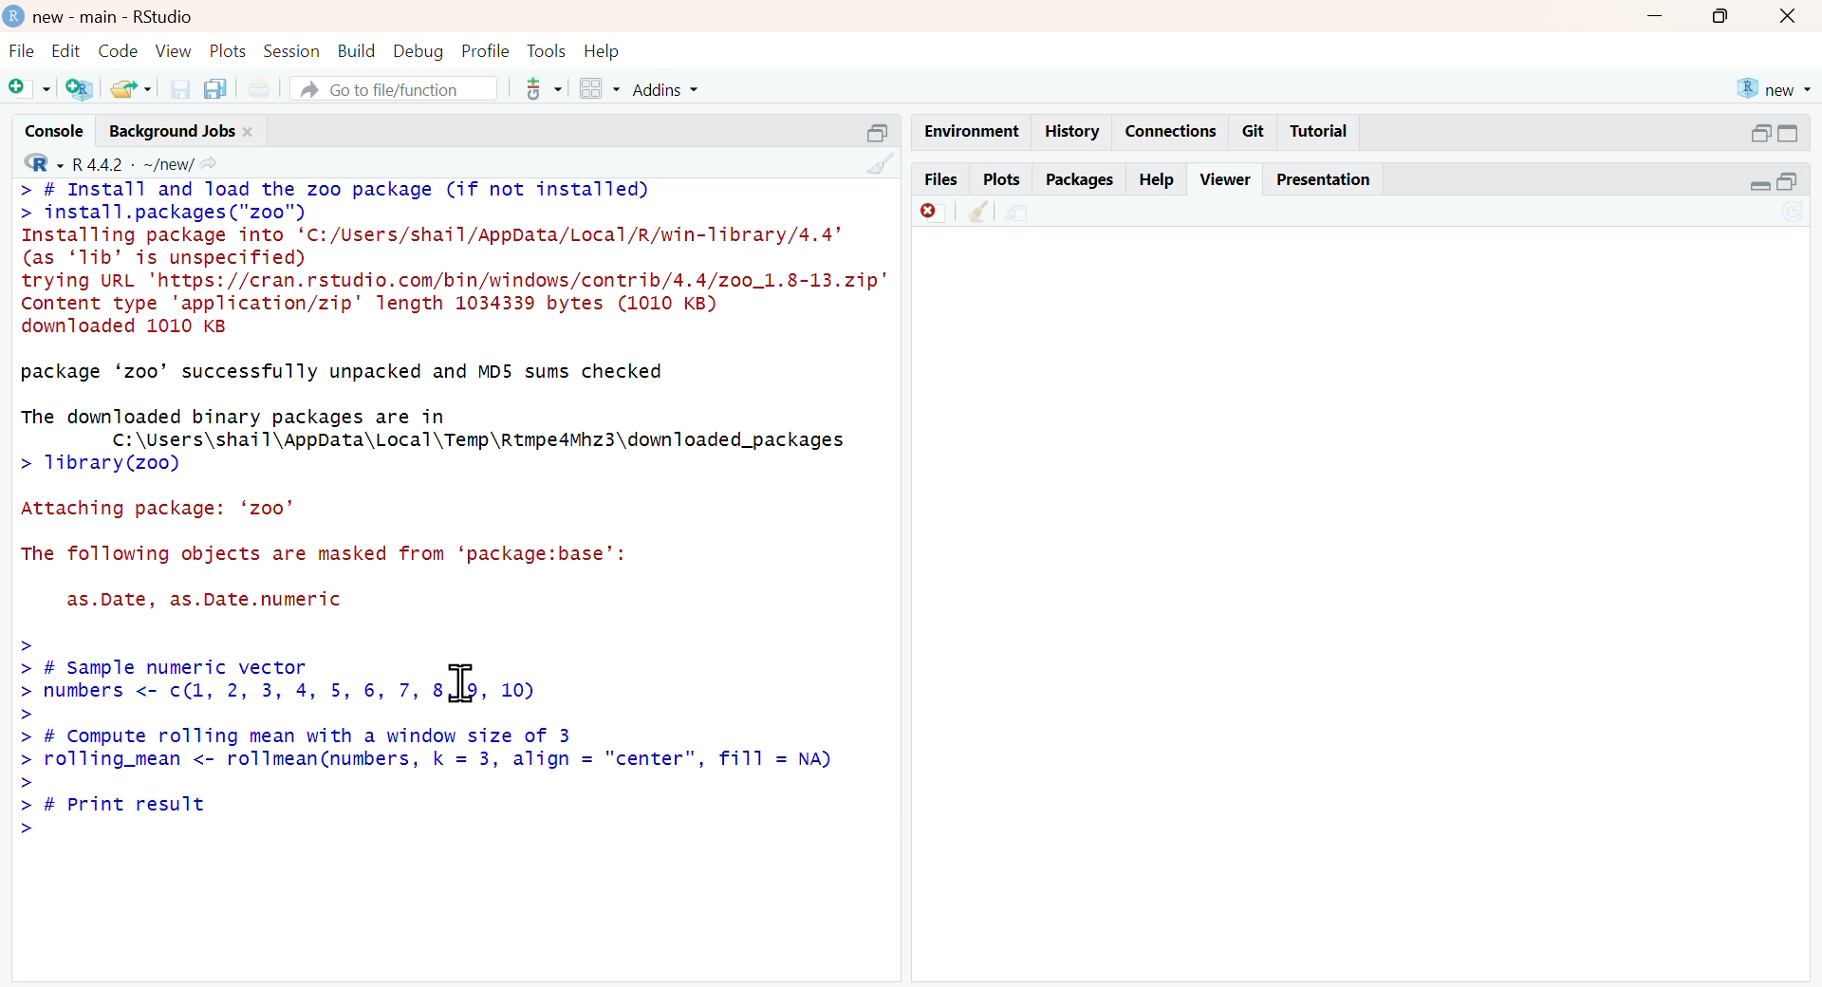 This screenshot has width=1822, height=987. Describe the element at coordinates (1788, 16) in the screenshot. I see `close` at that location.